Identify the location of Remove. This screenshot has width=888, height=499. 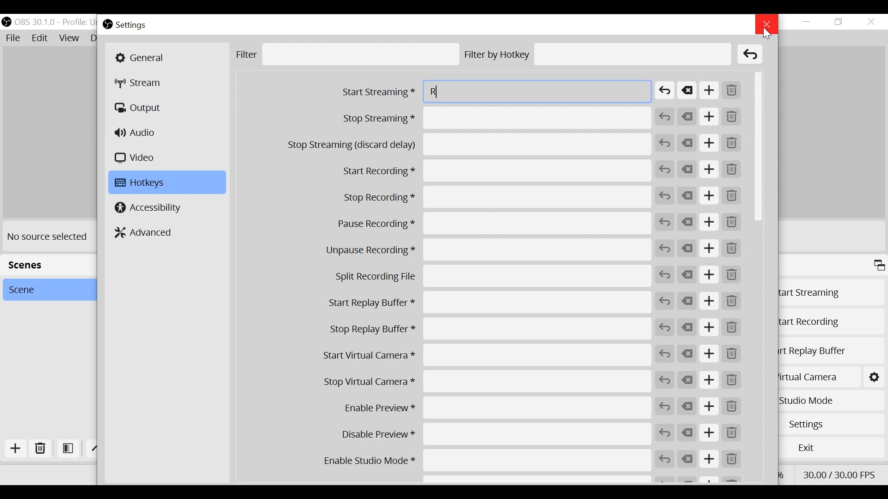
(732, 302).